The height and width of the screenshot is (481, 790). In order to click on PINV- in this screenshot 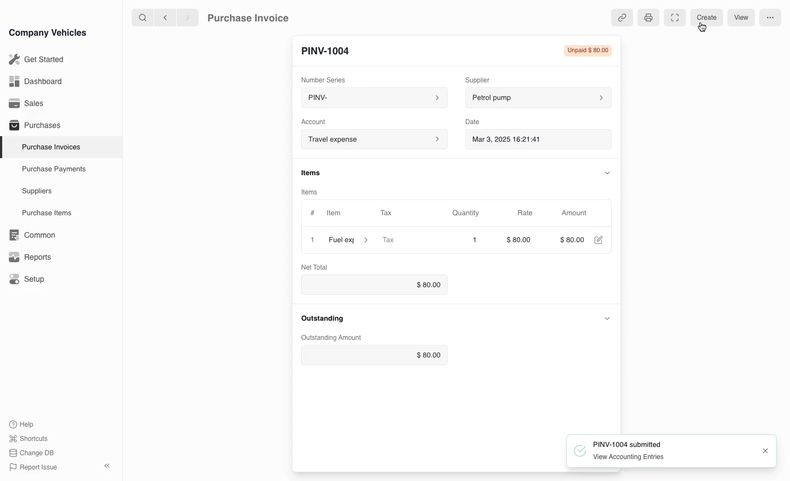, I will do `click(371, 99)`.